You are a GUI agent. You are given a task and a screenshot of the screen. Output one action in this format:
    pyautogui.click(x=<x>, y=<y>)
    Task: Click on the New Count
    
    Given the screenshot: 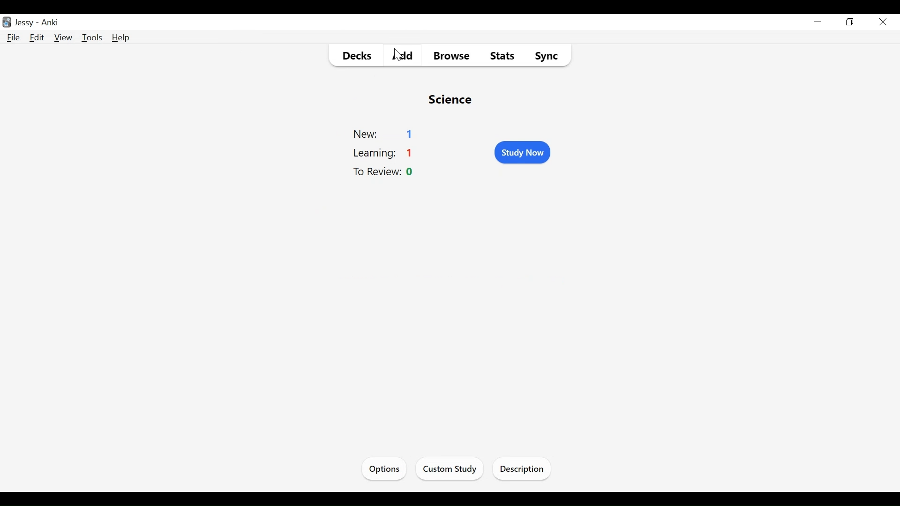 What is the action you would take?
    pyautogui.click(x=386, y=134)
    